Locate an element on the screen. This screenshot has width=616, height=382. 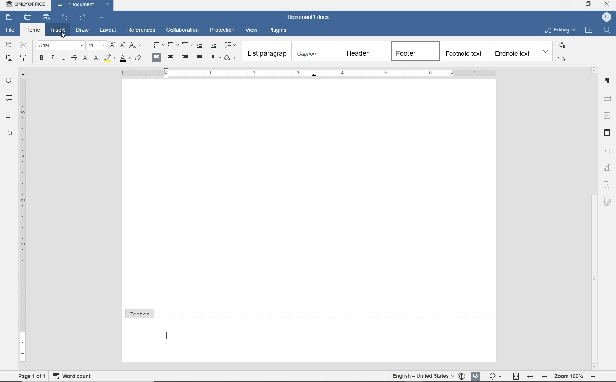
change case is located at coordinates (136, 46).